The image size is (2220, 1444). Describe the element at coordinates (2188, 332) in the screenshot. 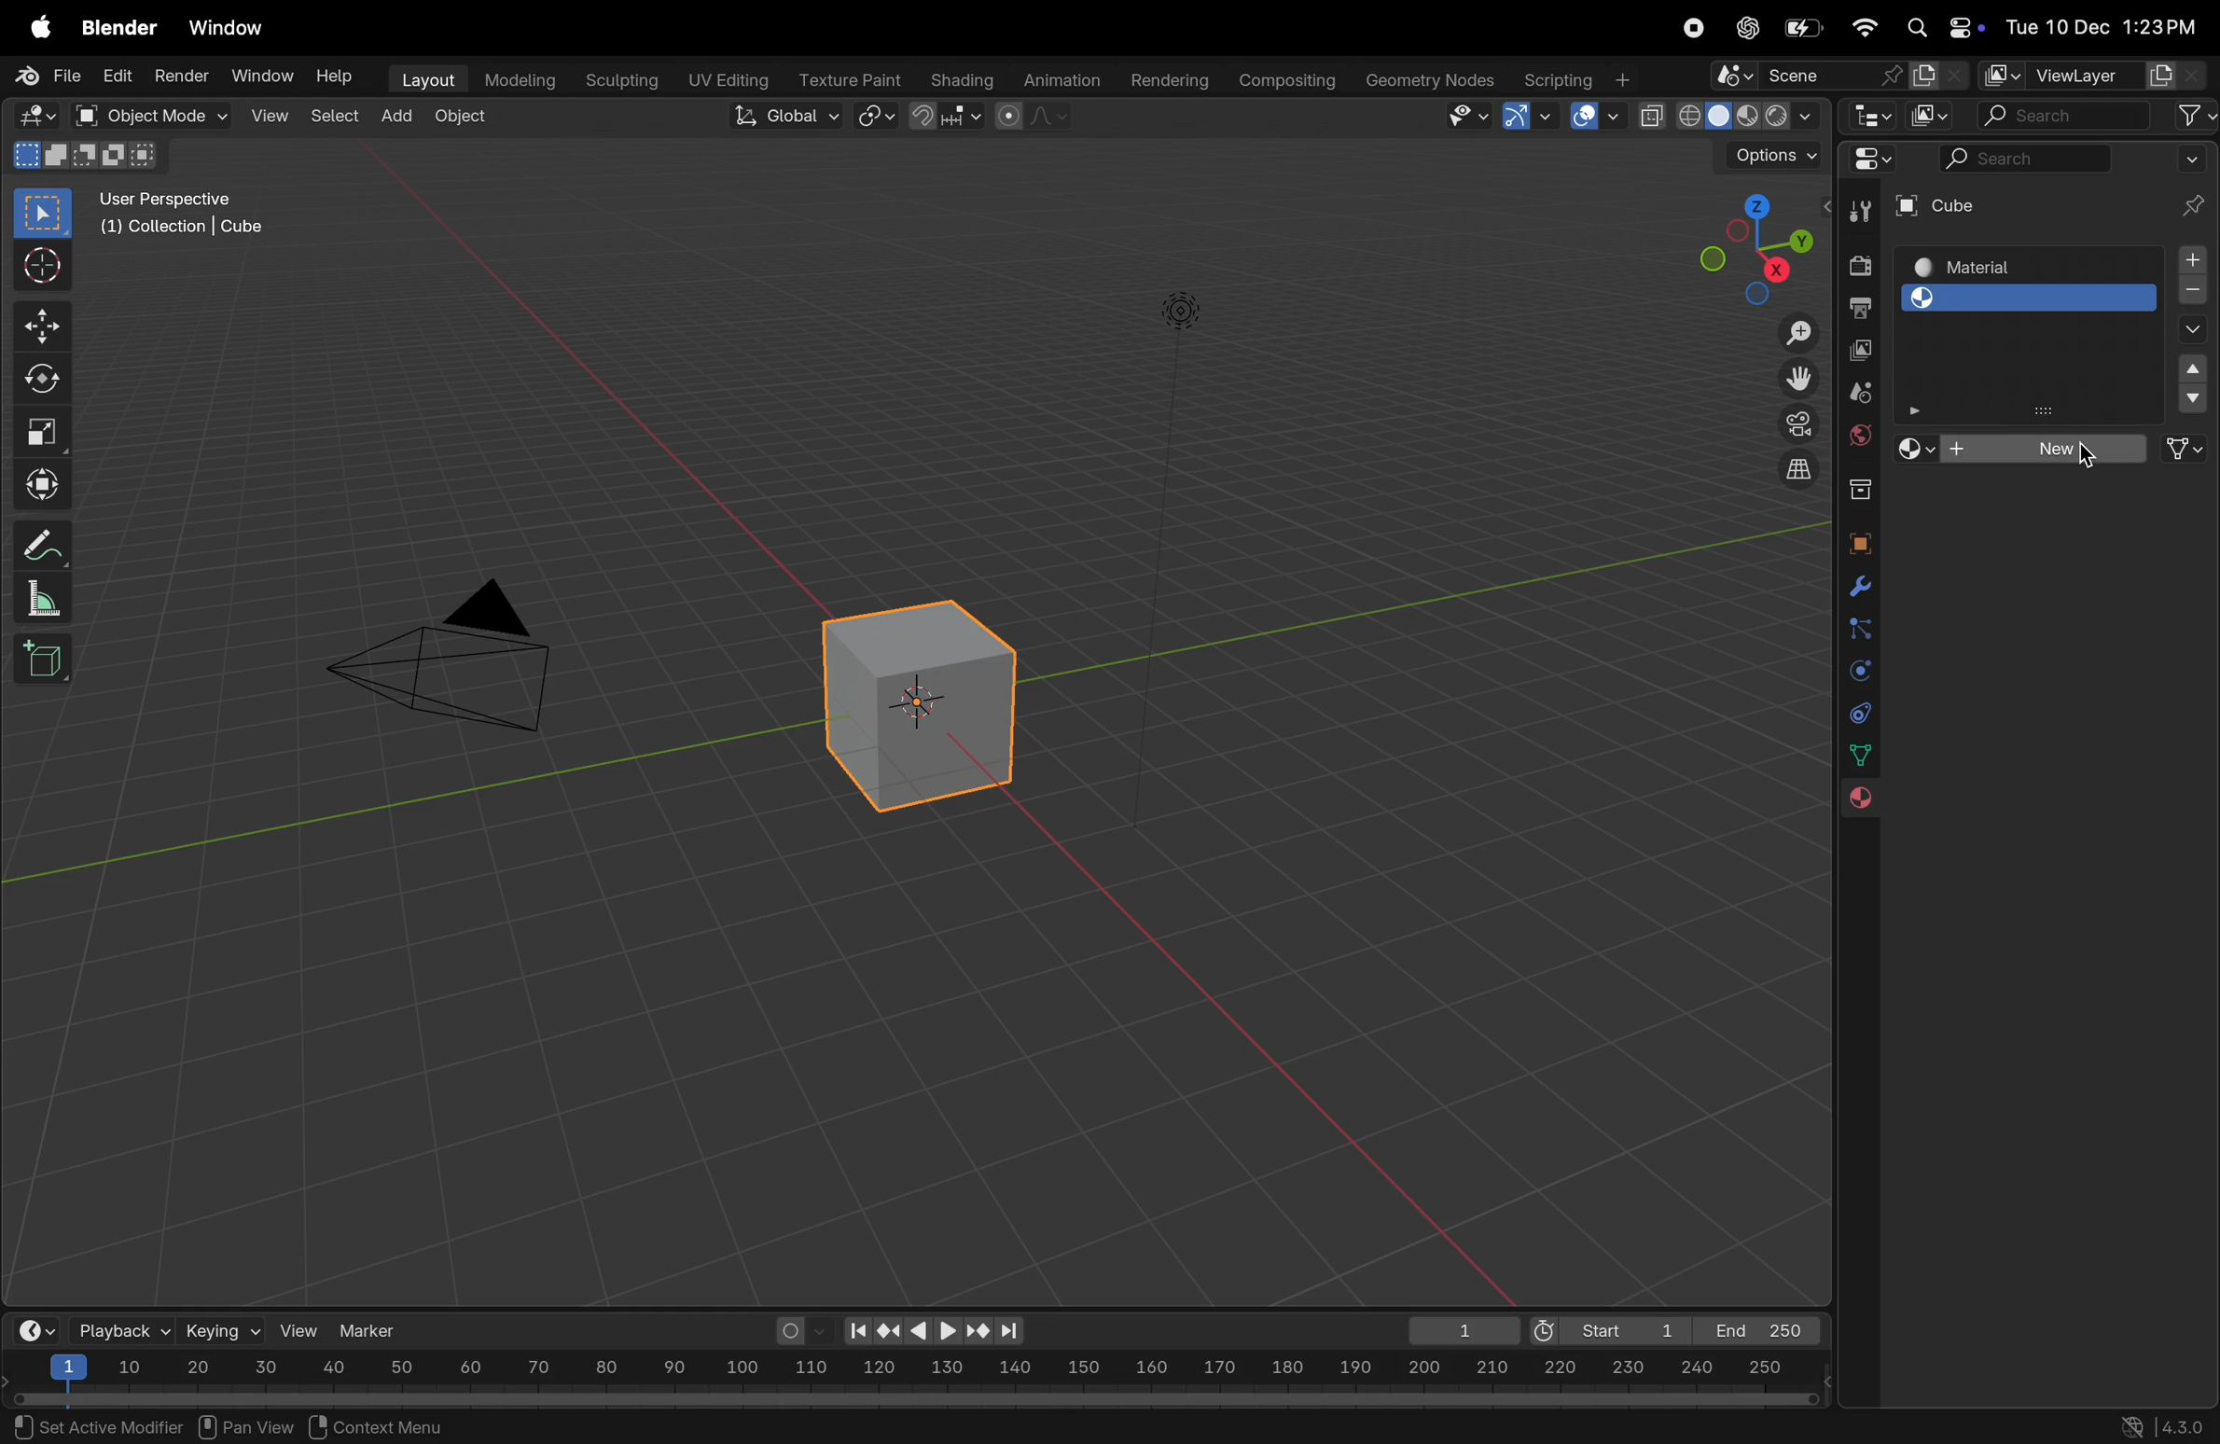

I see `drop down` at that location.